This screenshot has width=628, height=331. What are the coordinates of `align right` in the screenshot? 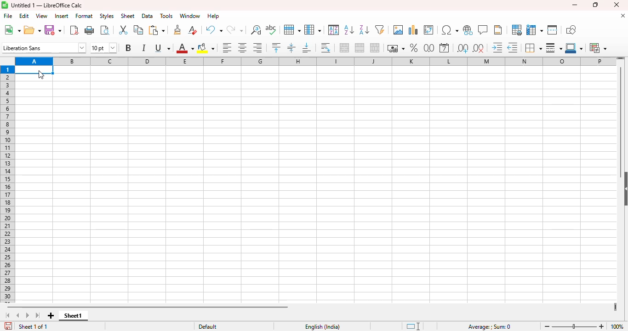 It's located at (258, 48).